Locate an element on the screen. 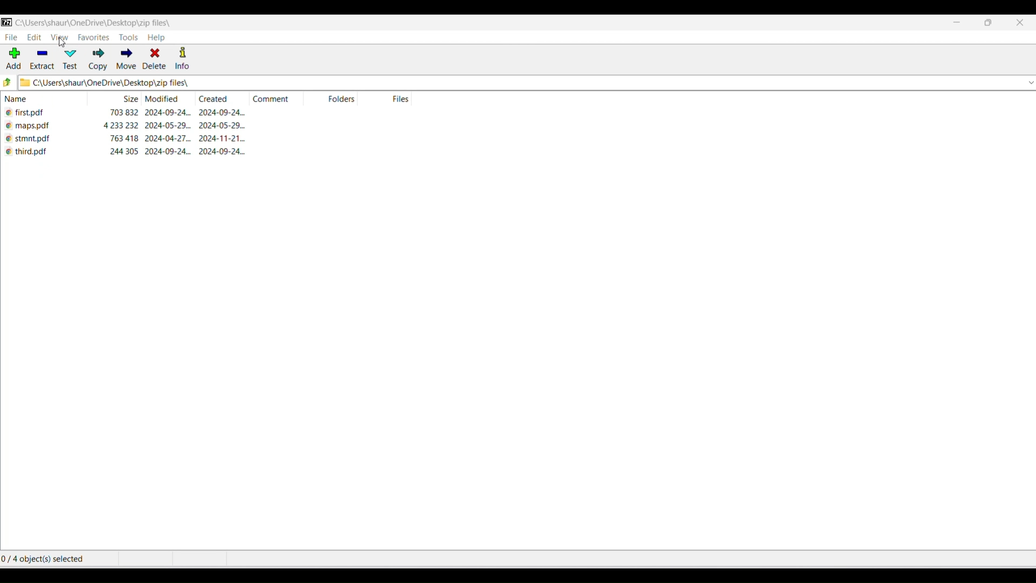 The width and height of the screenshot is (1036, 583). edit is located at coordinates (33, 37).